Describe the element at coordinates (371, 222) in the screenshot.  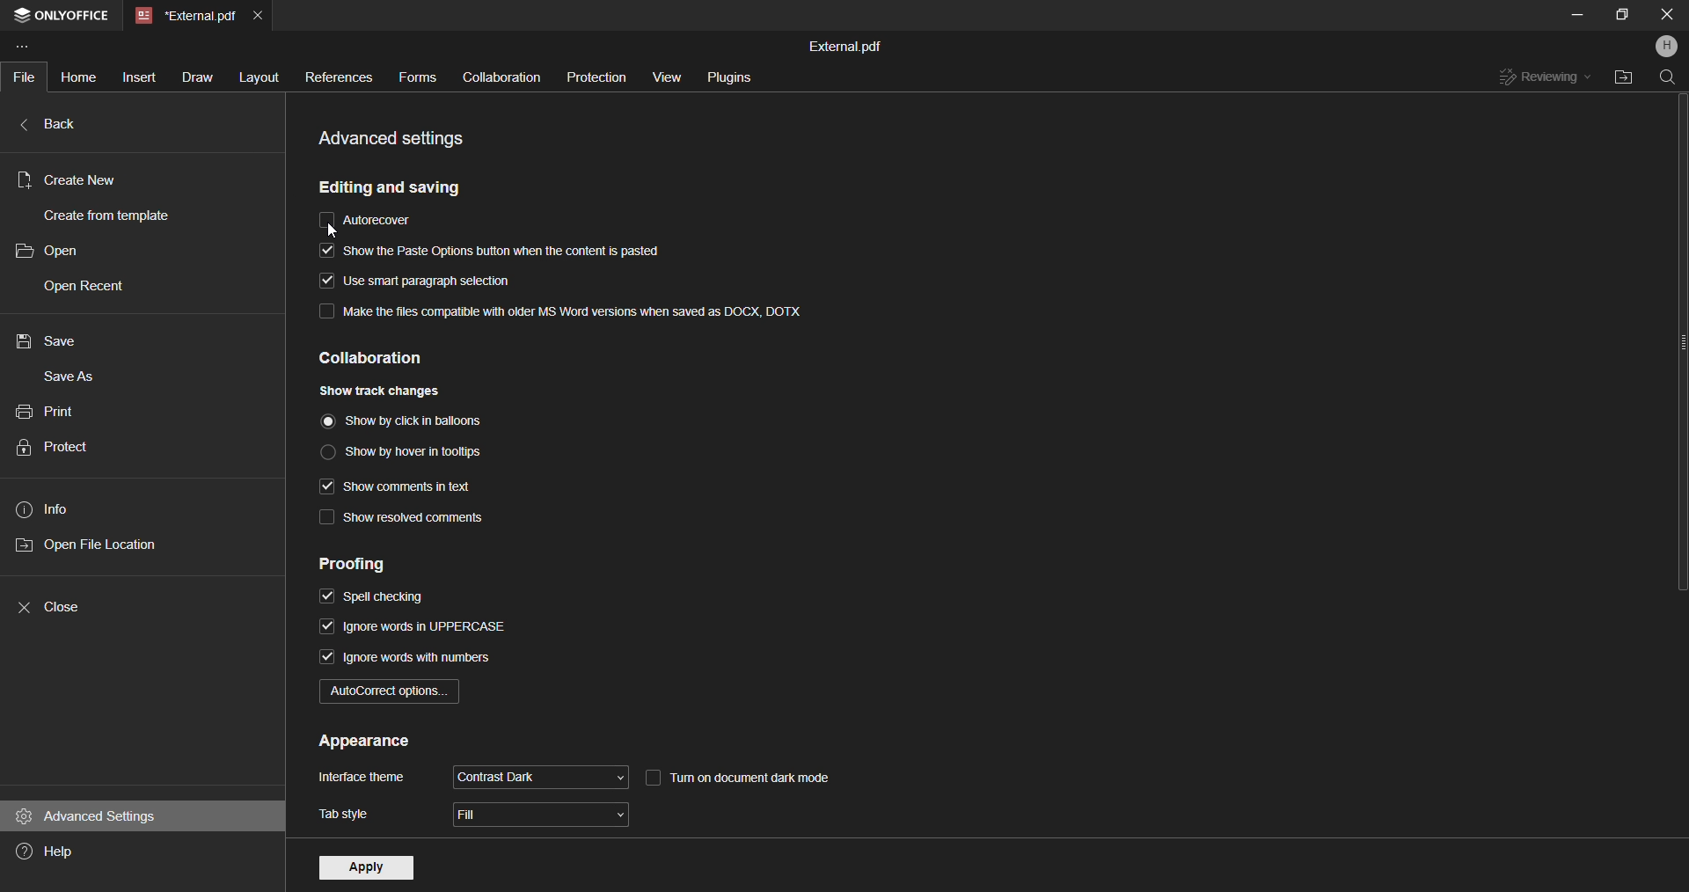
I see `auto recover/ auto save` at that location.